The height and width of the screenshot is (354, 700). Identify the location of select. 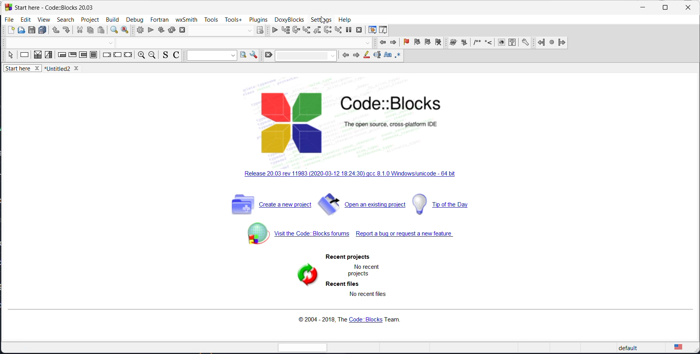
(10, 57).